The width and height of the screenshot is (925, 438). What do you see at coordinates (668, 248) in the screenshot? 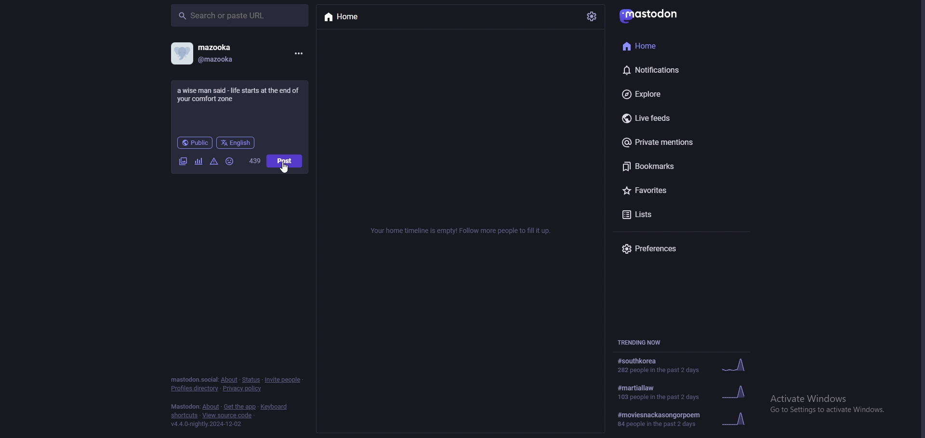
I see `preferences` at bounding box center [668, 248].